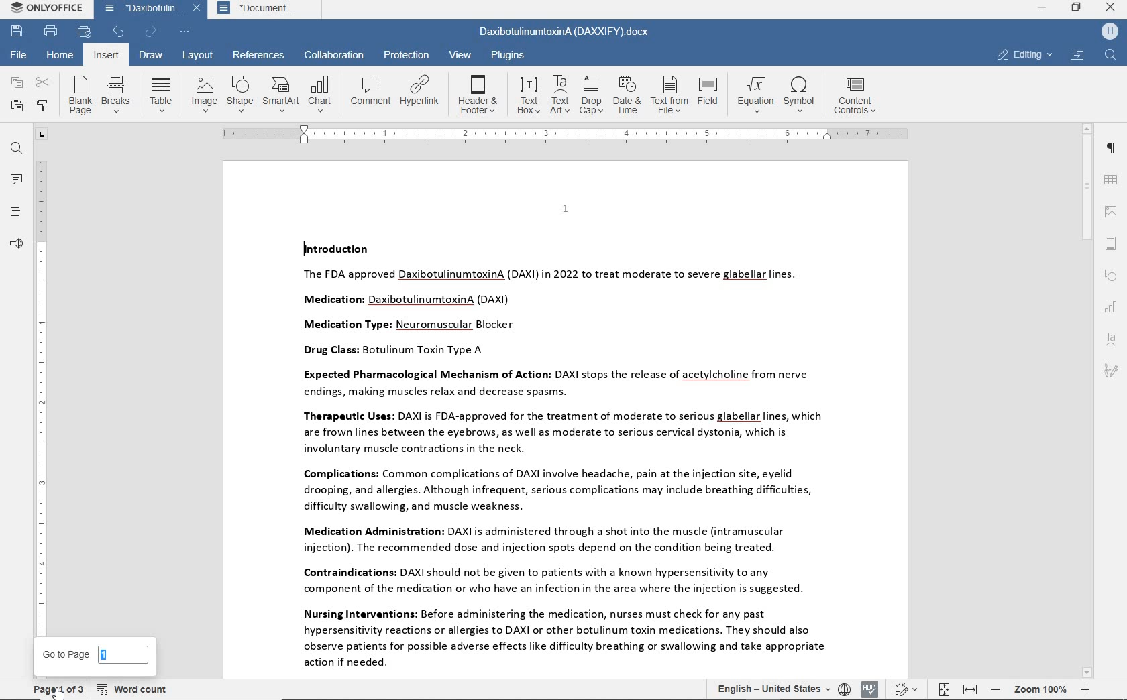 The image size is (1127, 700). Describe the element at coordinates (565, 33) in the screenshot. I see `DaxibotulinumtoxinA (DAXXIFY).docx` at that location.